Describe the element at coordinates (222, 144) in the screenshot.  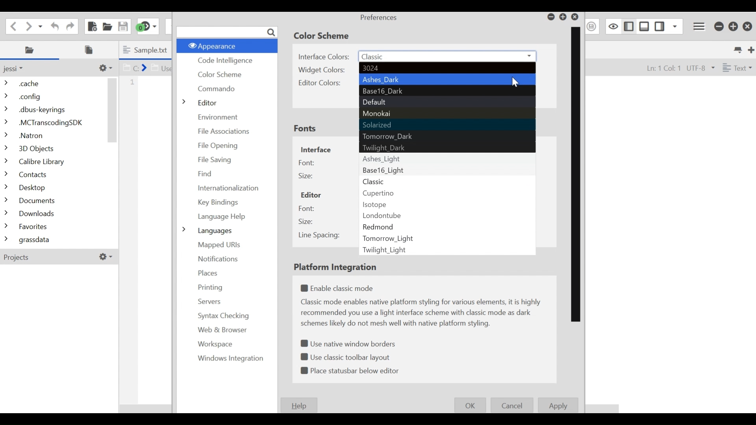
I see `File Opening` at that location.